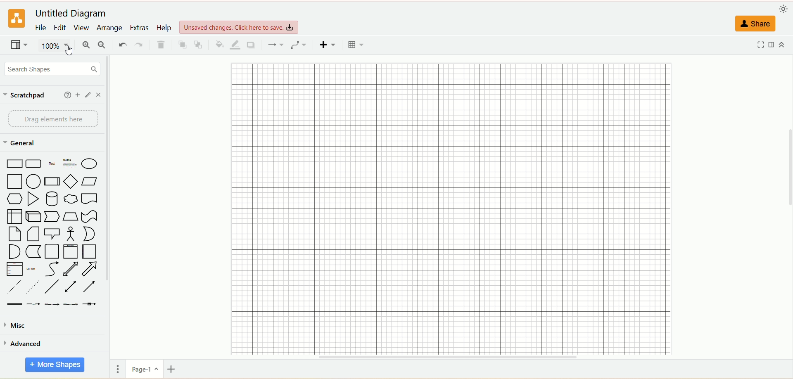  I want to click on help, so click(164, 28).